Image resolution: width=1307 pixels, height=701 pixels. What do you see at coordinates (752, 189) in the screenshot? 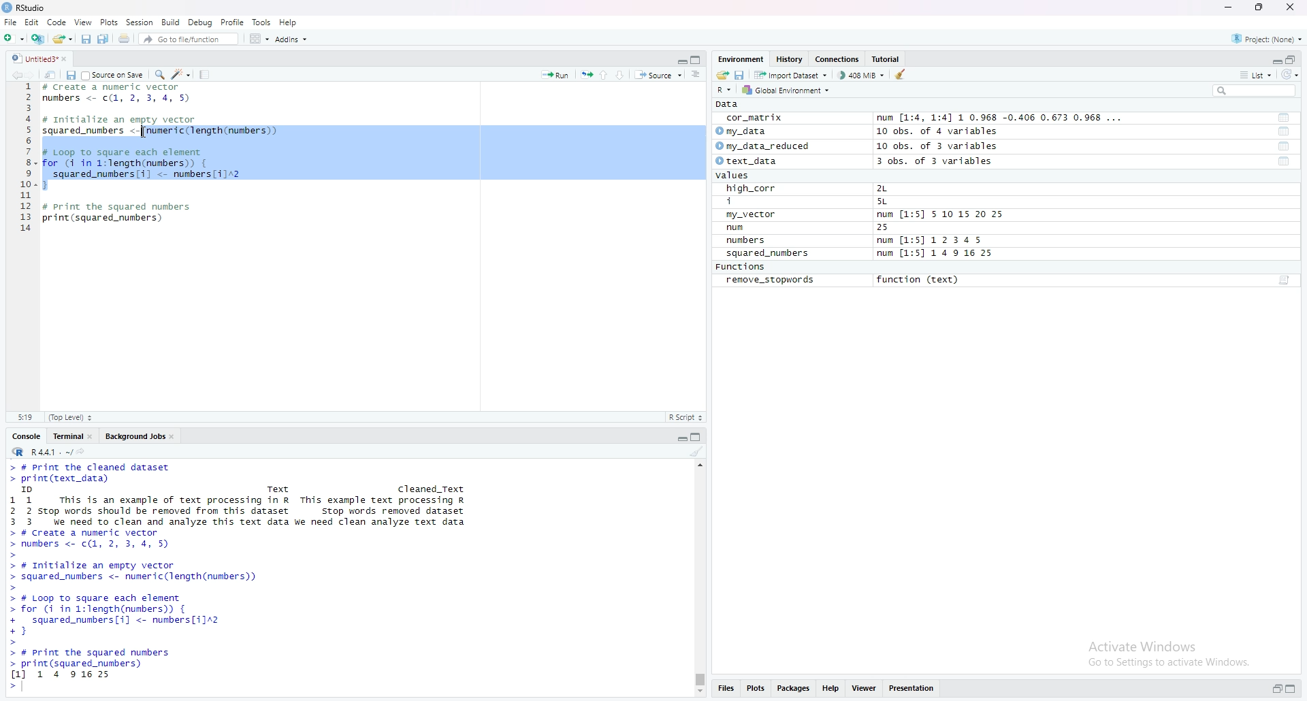
I see `high_corr` at bounding box center [752, 189].